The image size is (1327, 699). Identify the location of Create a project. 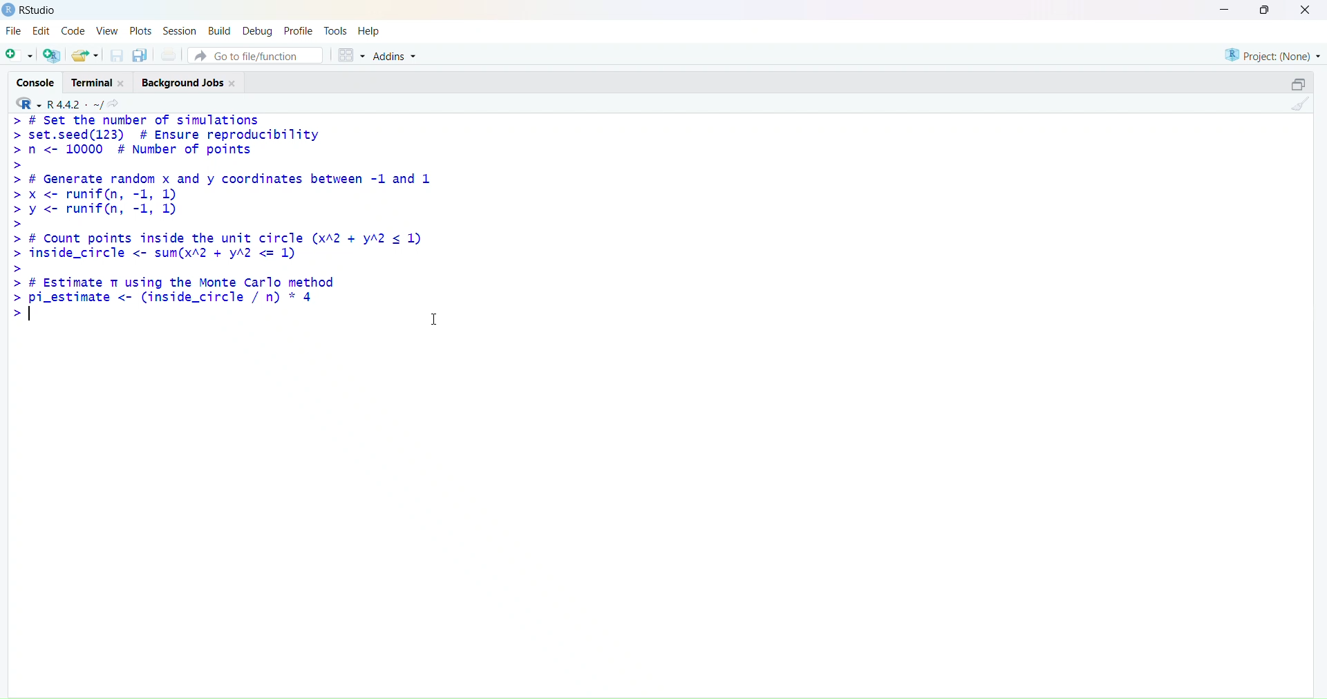
(55, 53).